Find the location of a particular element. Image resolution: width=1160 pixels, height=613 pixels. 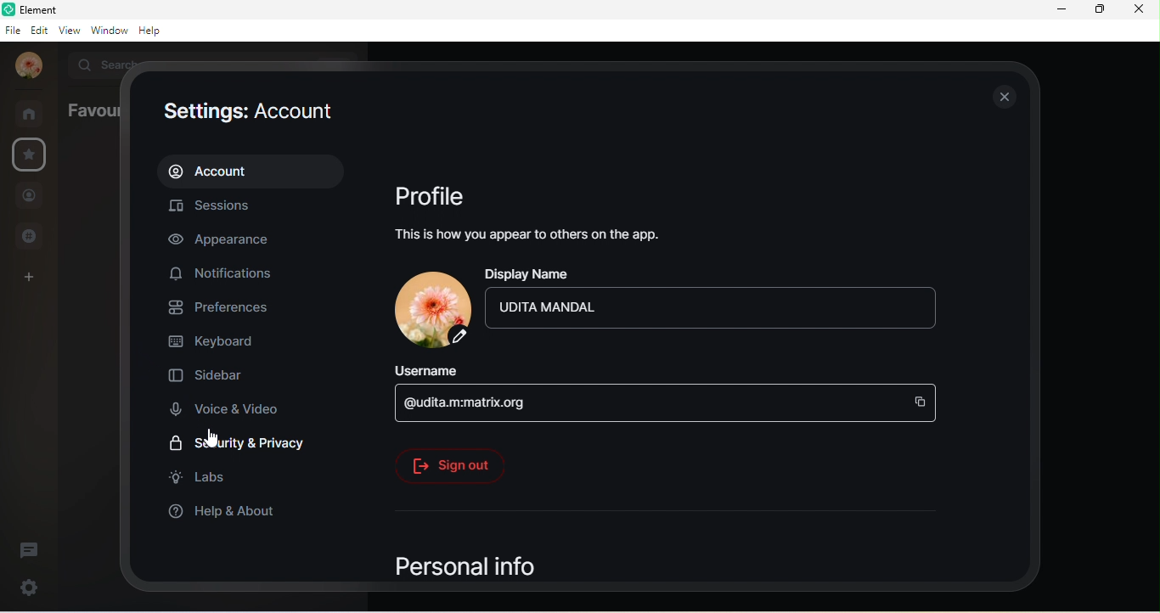

account image is located at coordinates (431, 308).